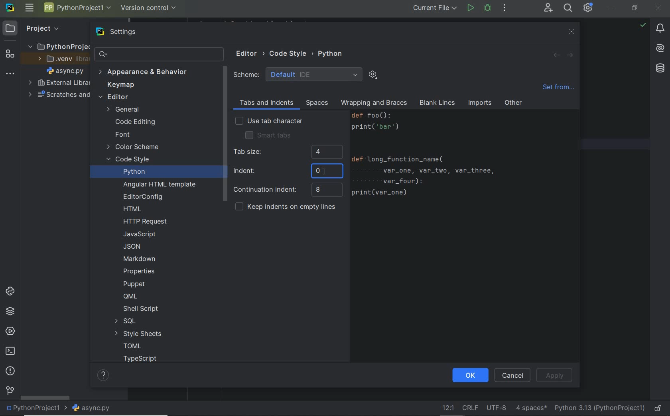  I want to click on line separator, so click(471, 407).